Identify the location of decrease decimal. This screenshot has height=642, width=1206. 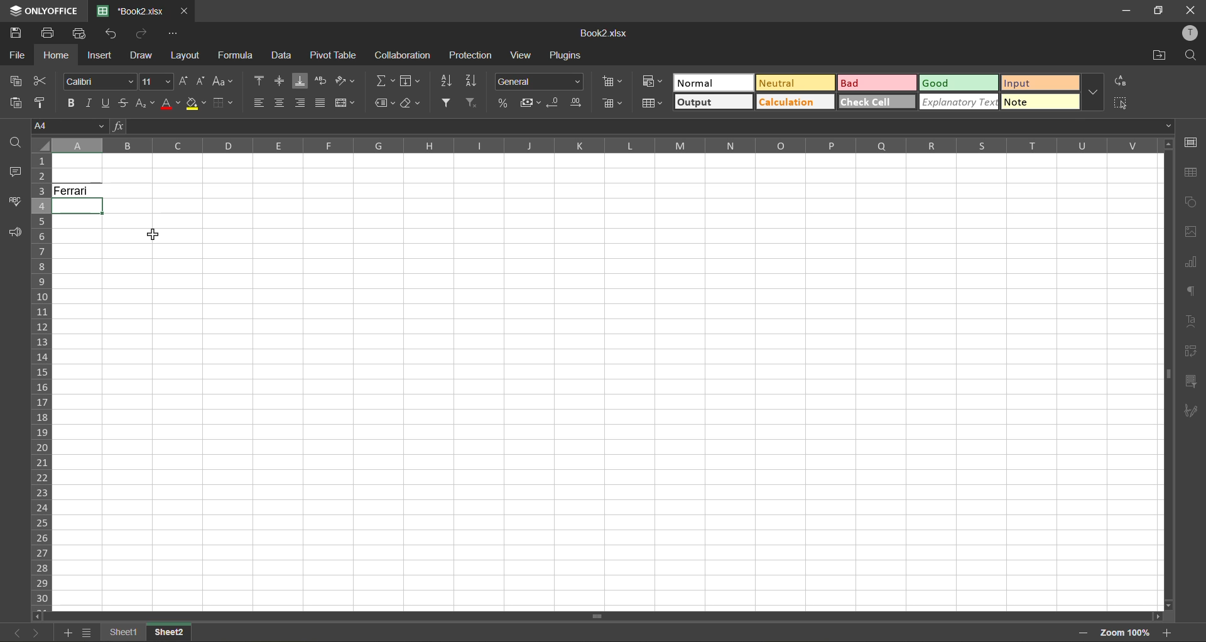
(551, 102).